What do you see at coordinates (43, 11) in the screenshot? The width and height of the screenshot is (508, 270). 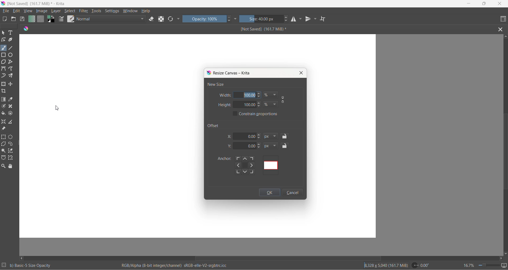 I see `Cursor on image` at bounding box center [43, 11].